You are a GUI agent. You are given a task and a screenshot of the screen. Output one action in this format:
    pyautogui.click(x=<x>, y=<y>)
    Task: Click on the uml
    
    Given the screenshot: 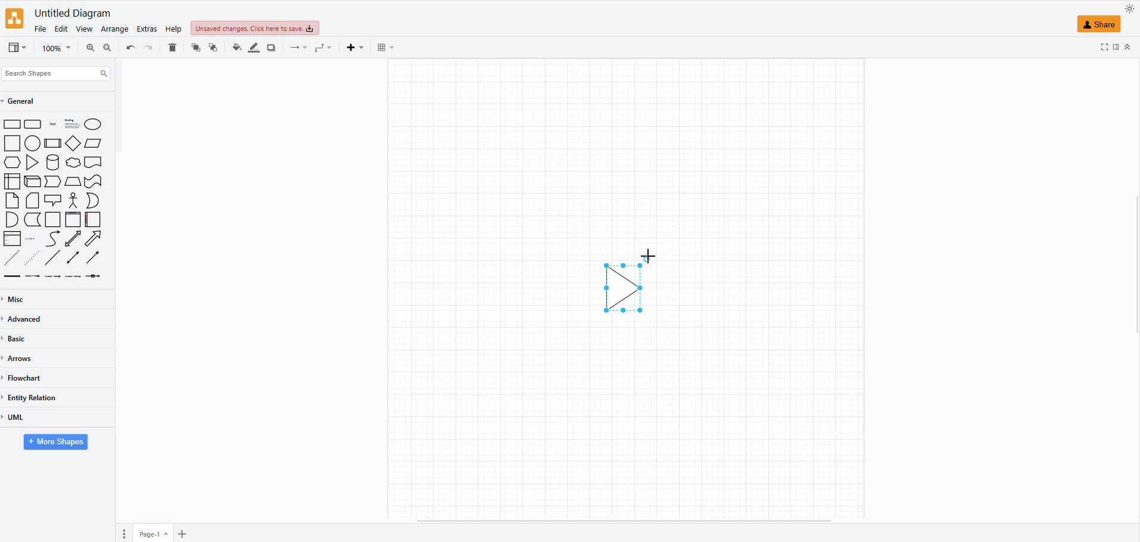 What is the action you would take?
    pyautogui.click(x=18, y=418)
    